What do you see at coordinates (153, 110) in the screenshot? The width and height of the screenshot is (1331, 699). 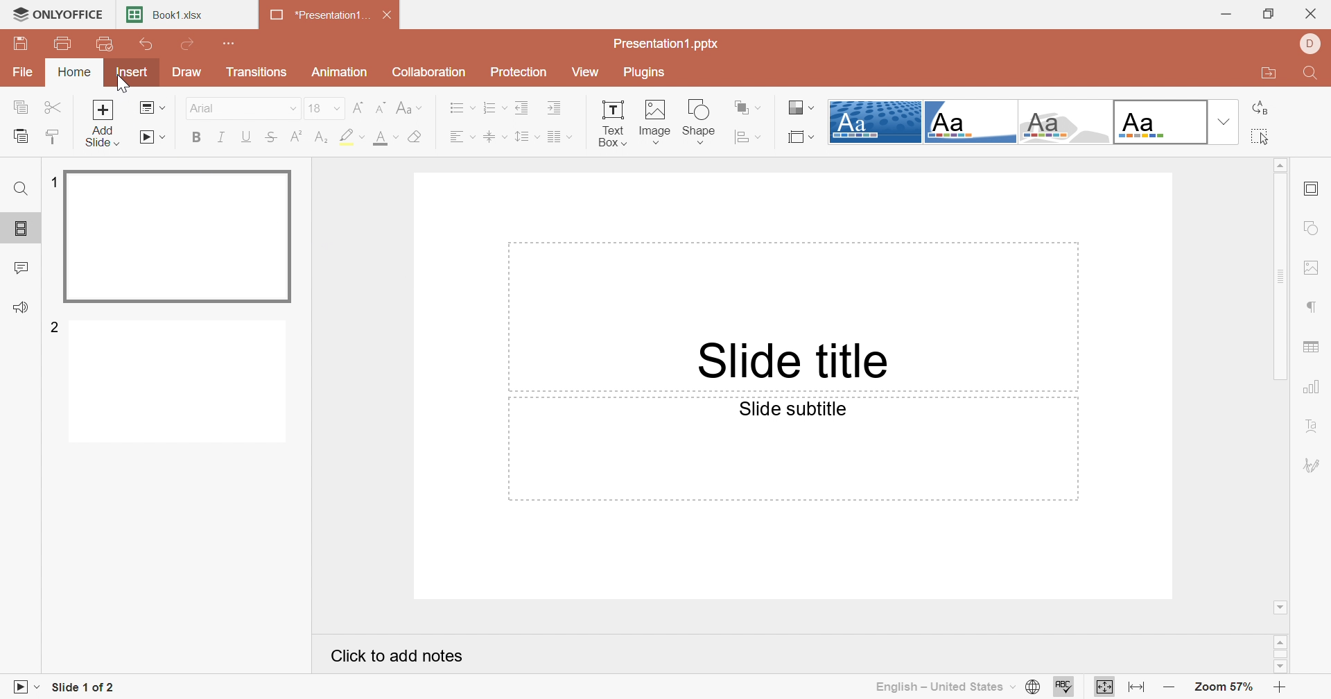 I see `Change layout` at bounding box center [153, 110].